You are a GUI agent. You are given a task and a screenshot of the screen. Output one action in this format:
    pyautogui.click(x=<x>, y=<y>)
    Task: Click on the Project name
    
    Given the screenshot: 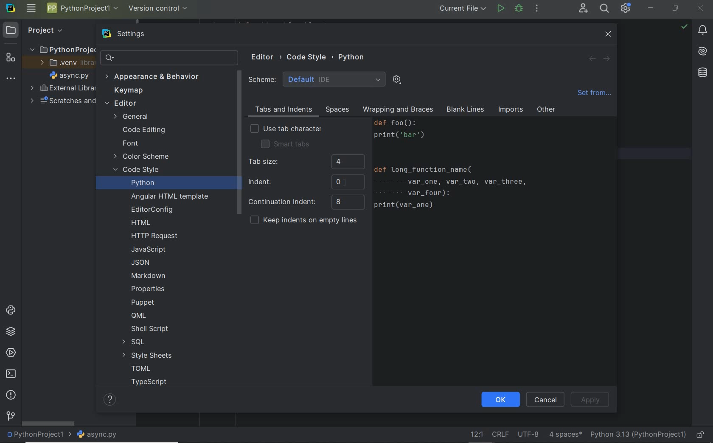 What is the action you would take?
    pyautogui.click(x=81, y=9)
    